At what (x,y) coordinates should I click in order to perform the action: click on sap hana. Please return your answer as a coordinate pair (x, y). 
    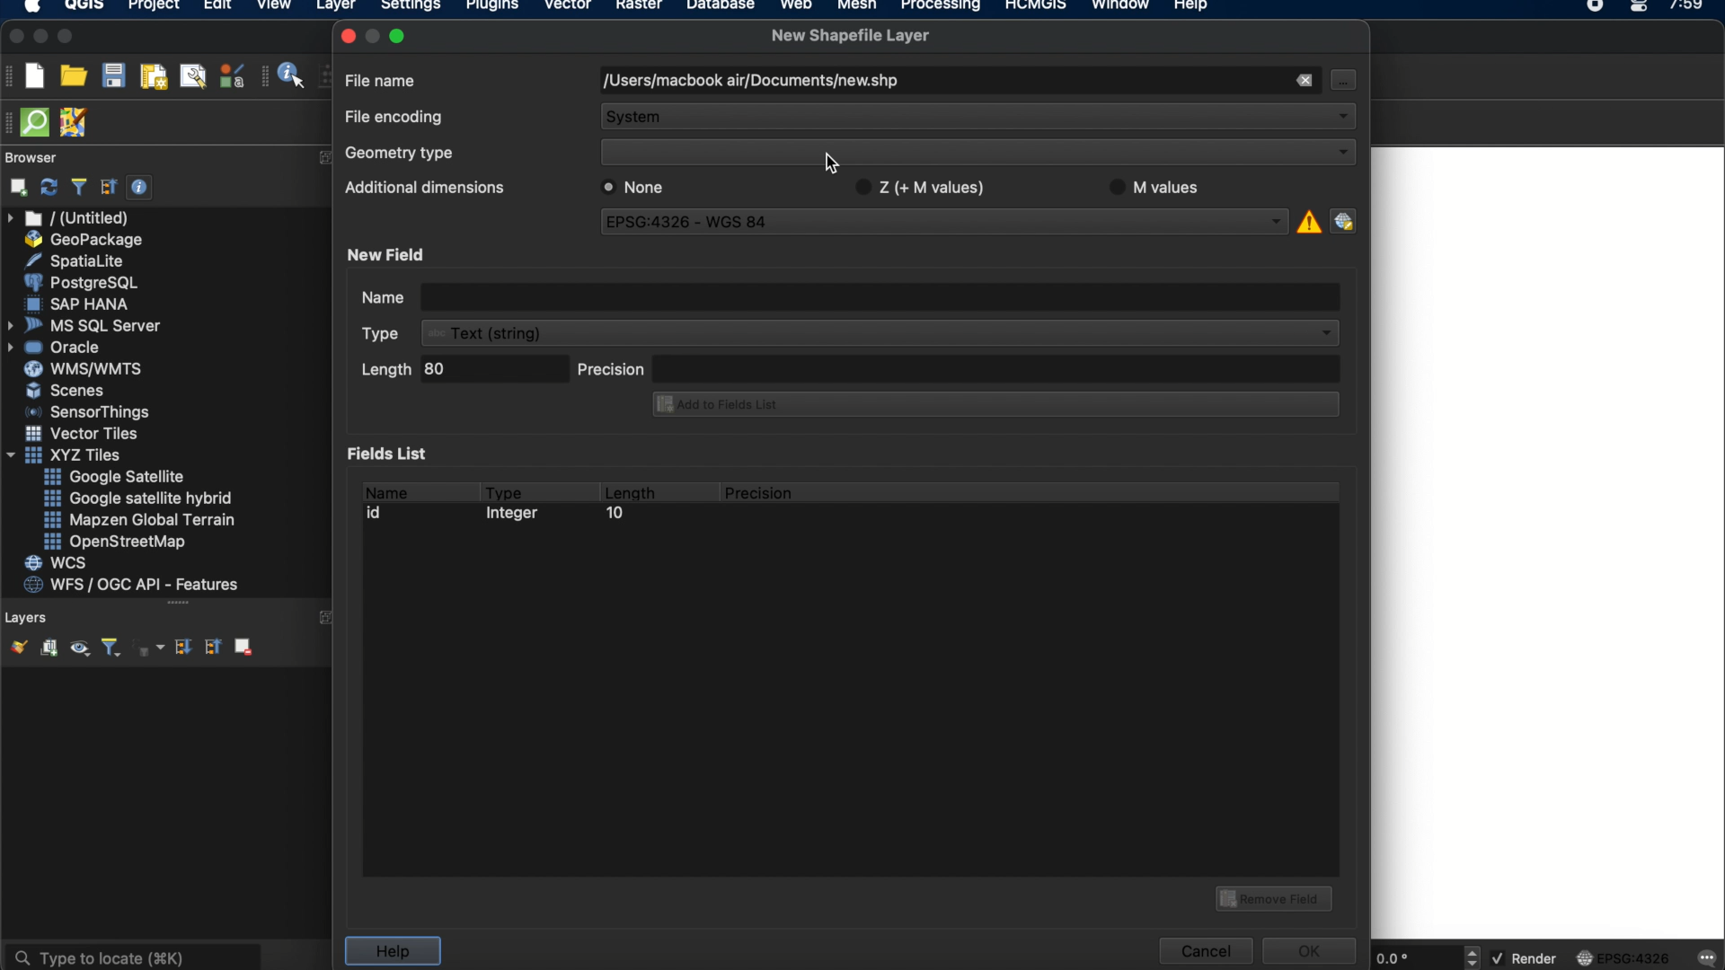
    Looking at the image, I should click on (80, 304).